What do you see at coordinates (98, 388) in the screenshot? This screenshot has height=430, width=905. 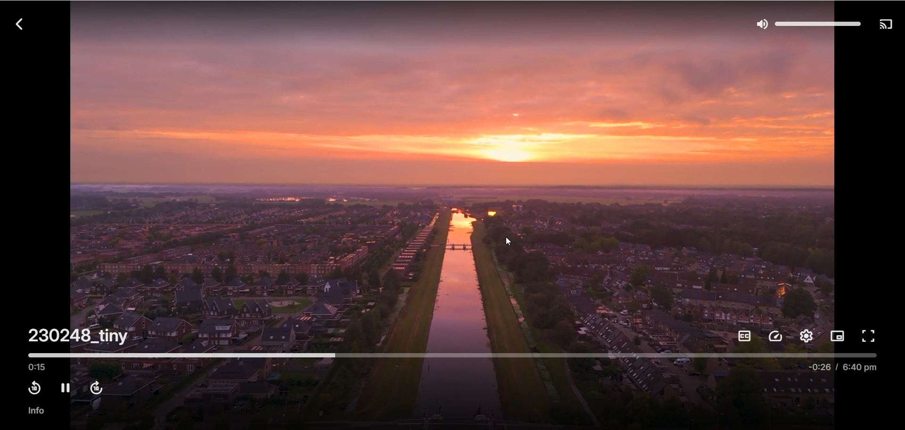 I see `fast forward` at bounding box center [98, 388].